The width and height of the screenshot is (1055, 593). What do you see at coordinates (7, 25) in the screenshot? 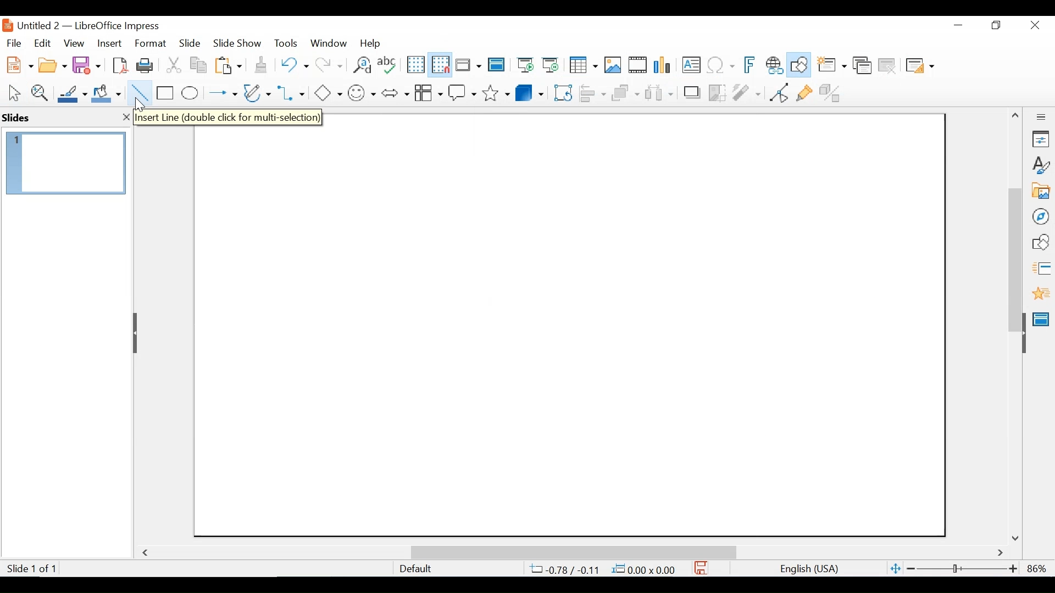
I see `LibreOffice Desktop Icon` at bounding box center [7, 25].